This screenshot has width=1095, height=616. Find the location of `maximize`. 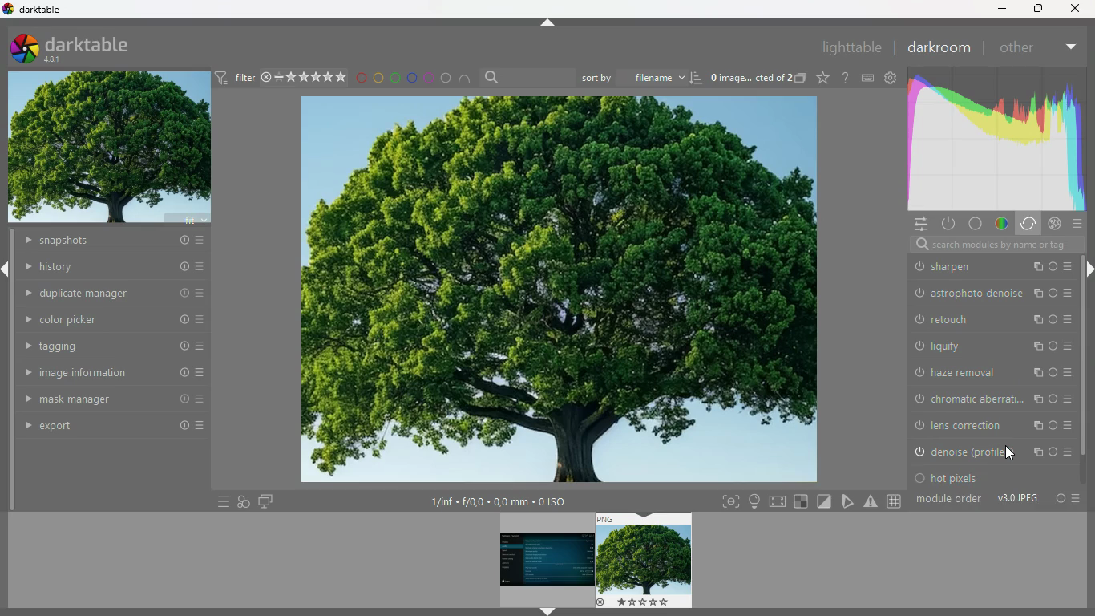

maximize is located at coordinates (1036, 9).